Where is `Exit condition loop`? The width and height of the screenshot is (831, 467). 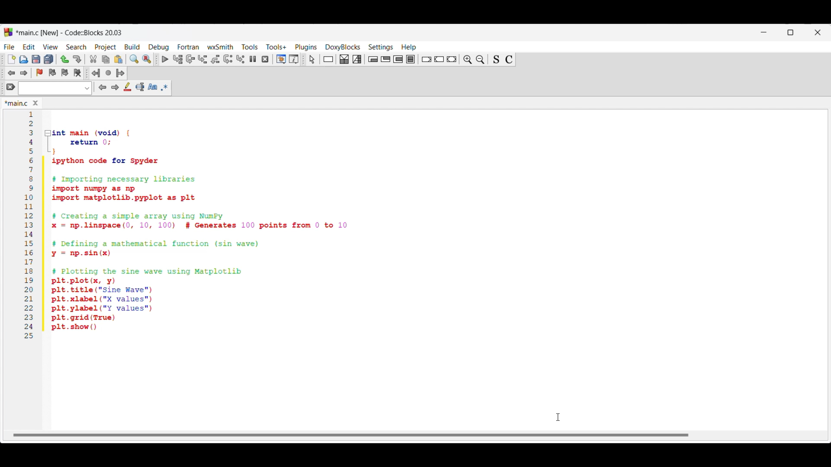 Exit condition loop is located at coordinates (386, 59).